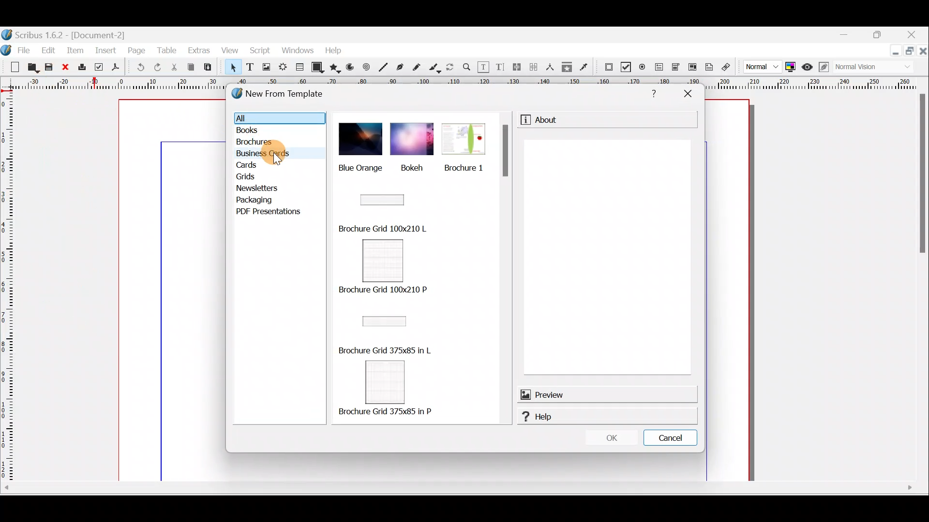 The width and height of the screenshot is (929, 522). What do you see at coordinates (725, 68) in the screenshot?
I see `Link annotation` at bounding box center [725, 68].